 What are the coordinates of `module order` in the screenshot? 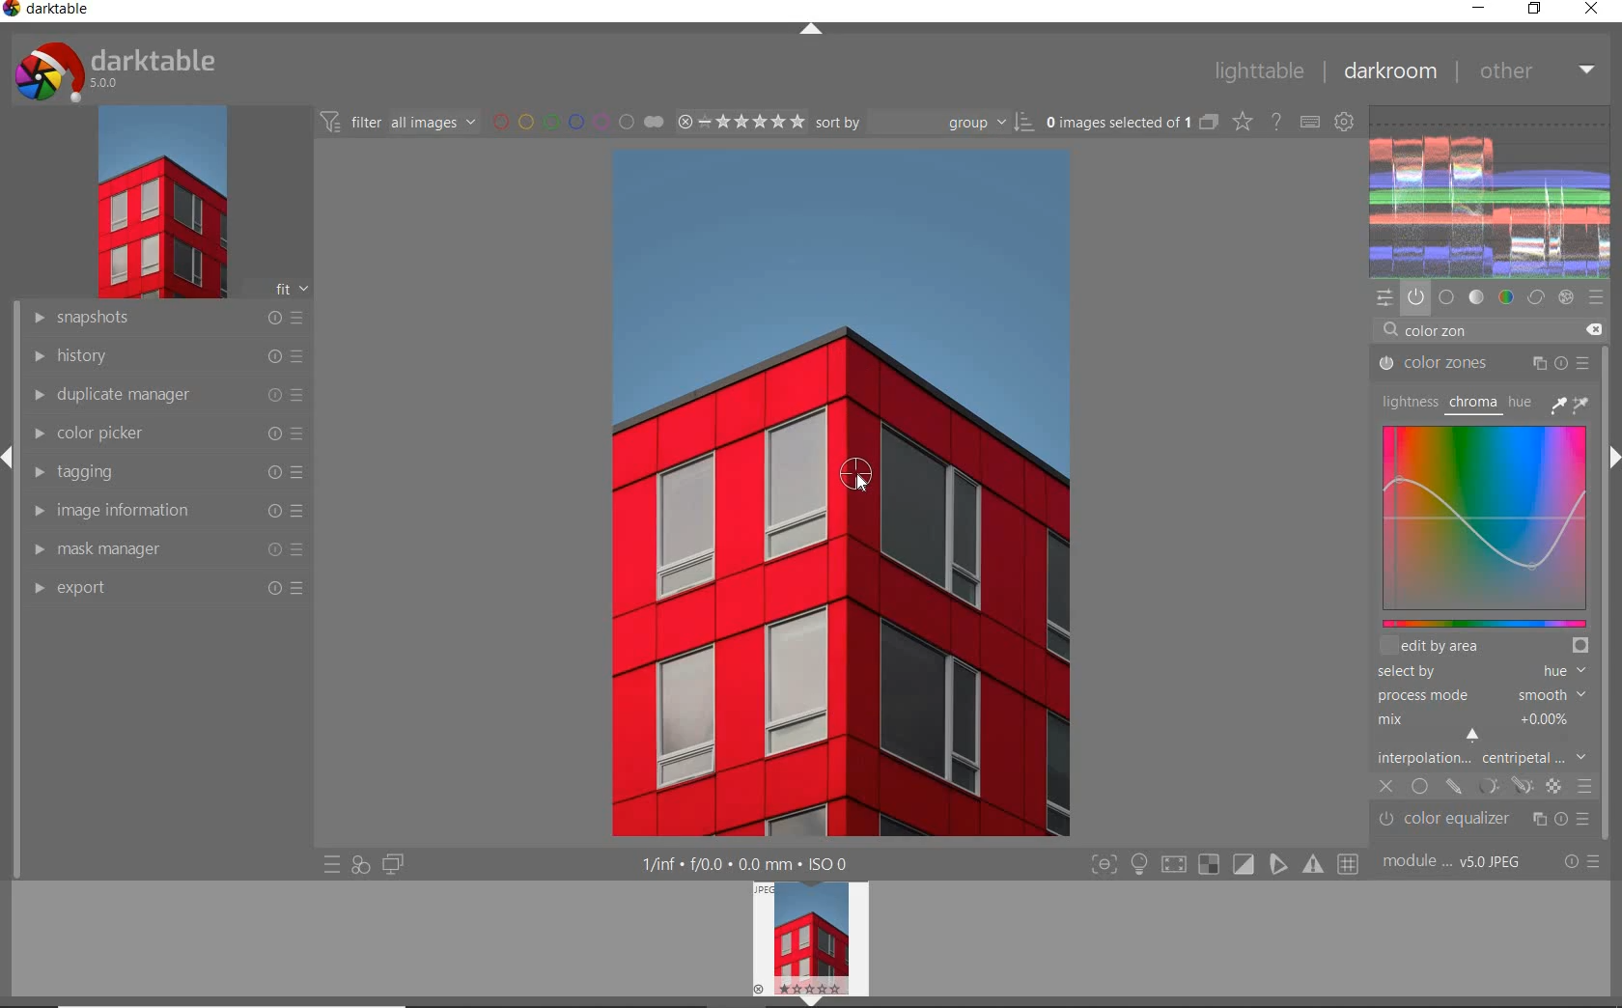 It's located at (1457, 863).